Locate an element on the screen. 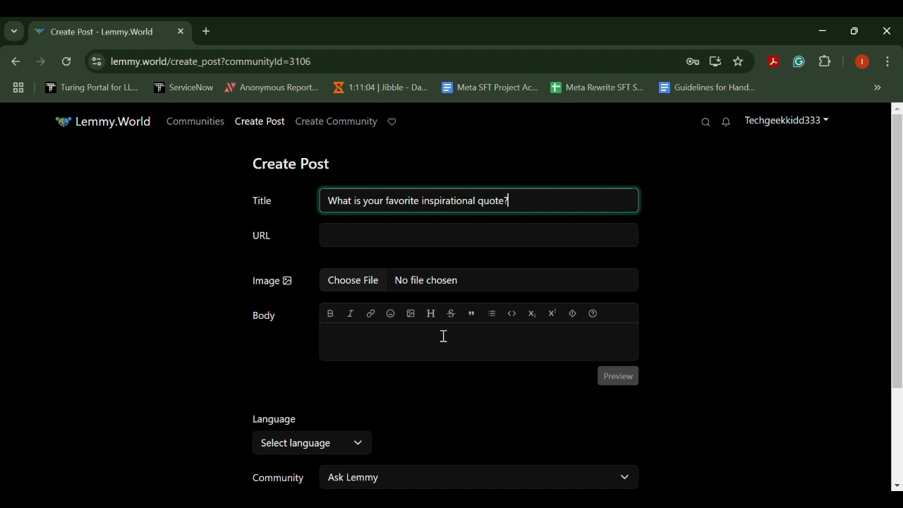 The image size is (903, 508). Community is located at coordinates (275, 478).